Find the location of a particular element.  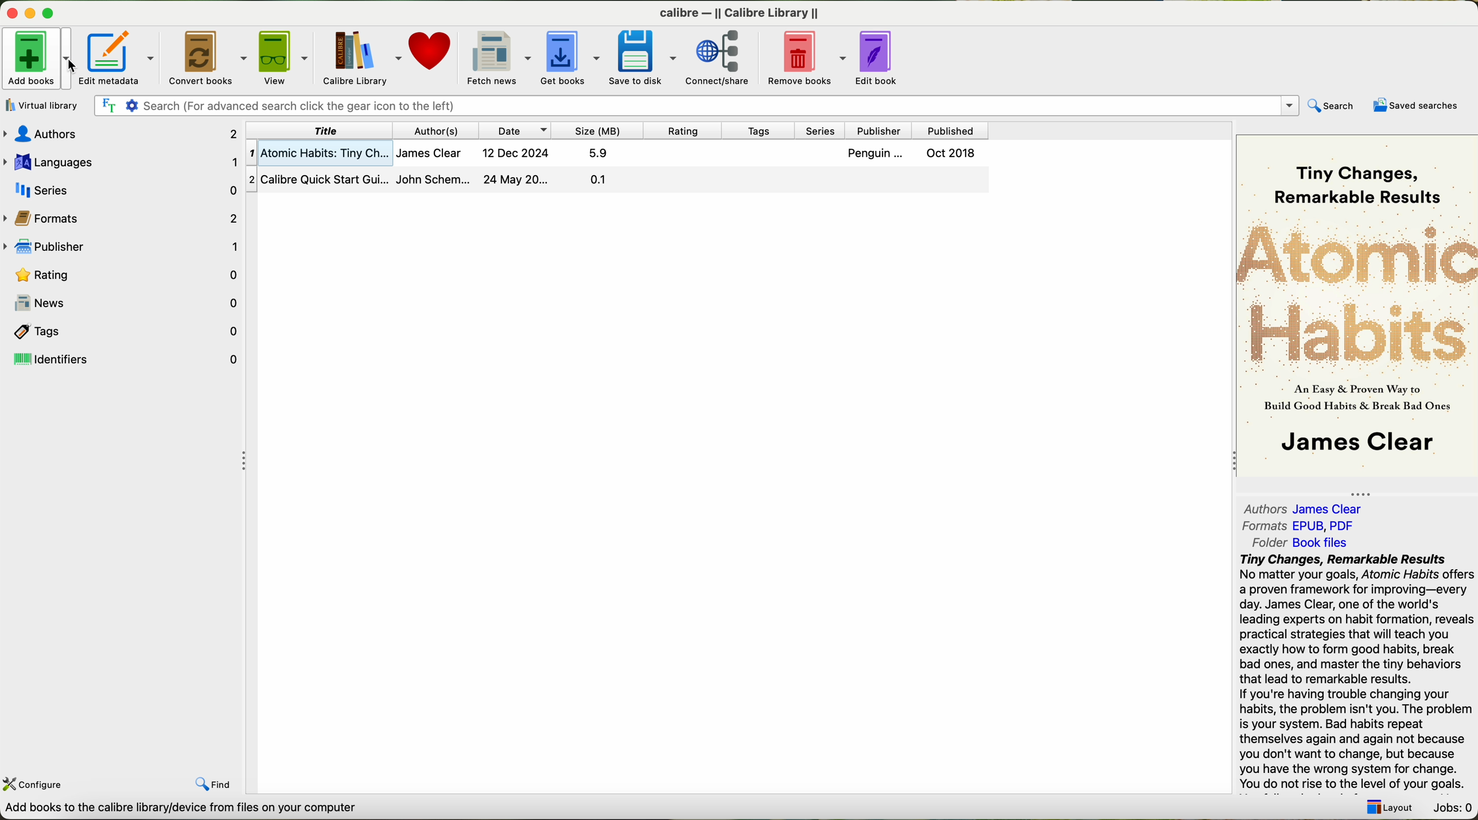

remove books is located at coordinates (804, 59).